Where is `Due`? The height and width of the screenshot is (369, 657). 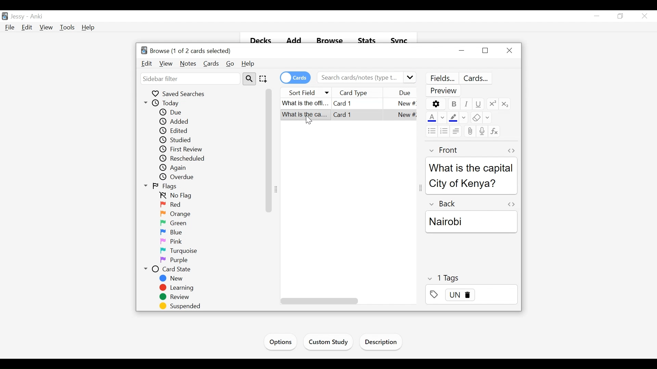
Due is located at coordinates (172, 112).